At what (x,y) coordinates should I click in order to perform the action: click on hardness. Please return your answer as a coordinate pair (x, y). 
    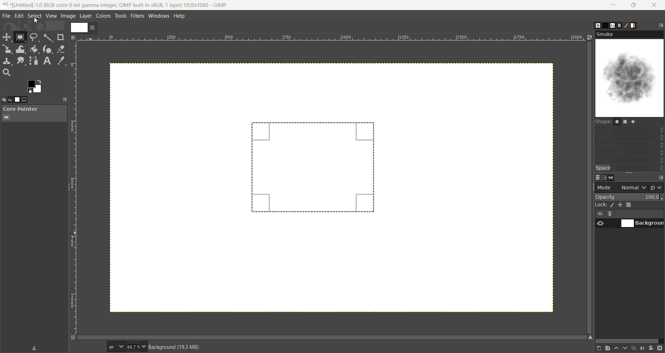
    Looking at the image, I should click on (629, 145).